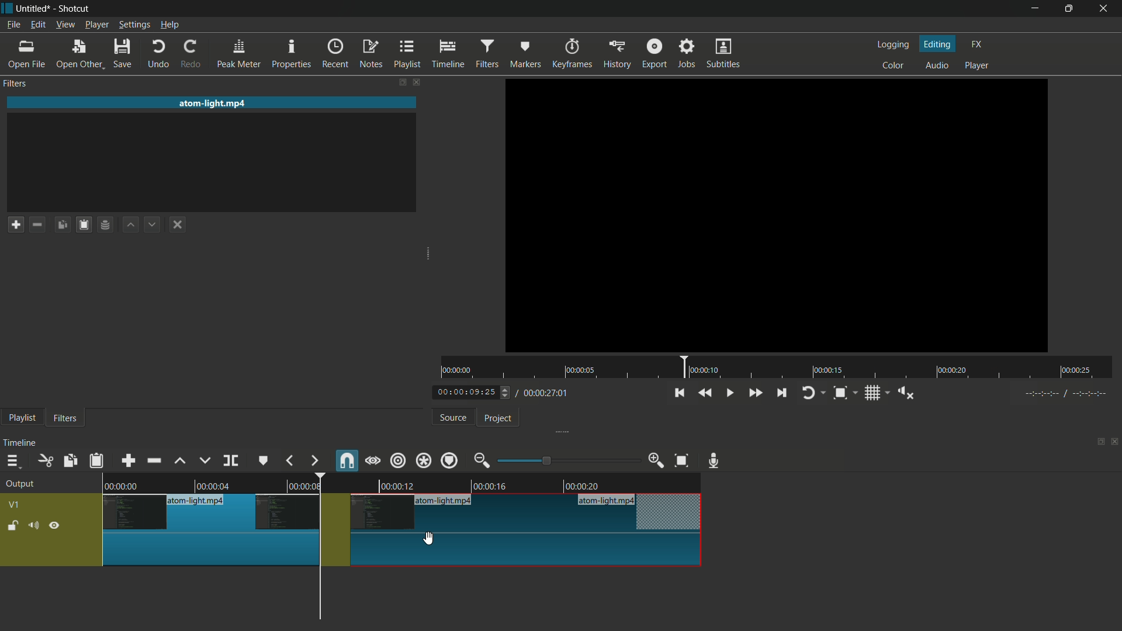 The image size is (1122, 631). What do you see at coordinates (483, 460) in the screenshot?
I see `zoom out` at bounding box center [483, 460].